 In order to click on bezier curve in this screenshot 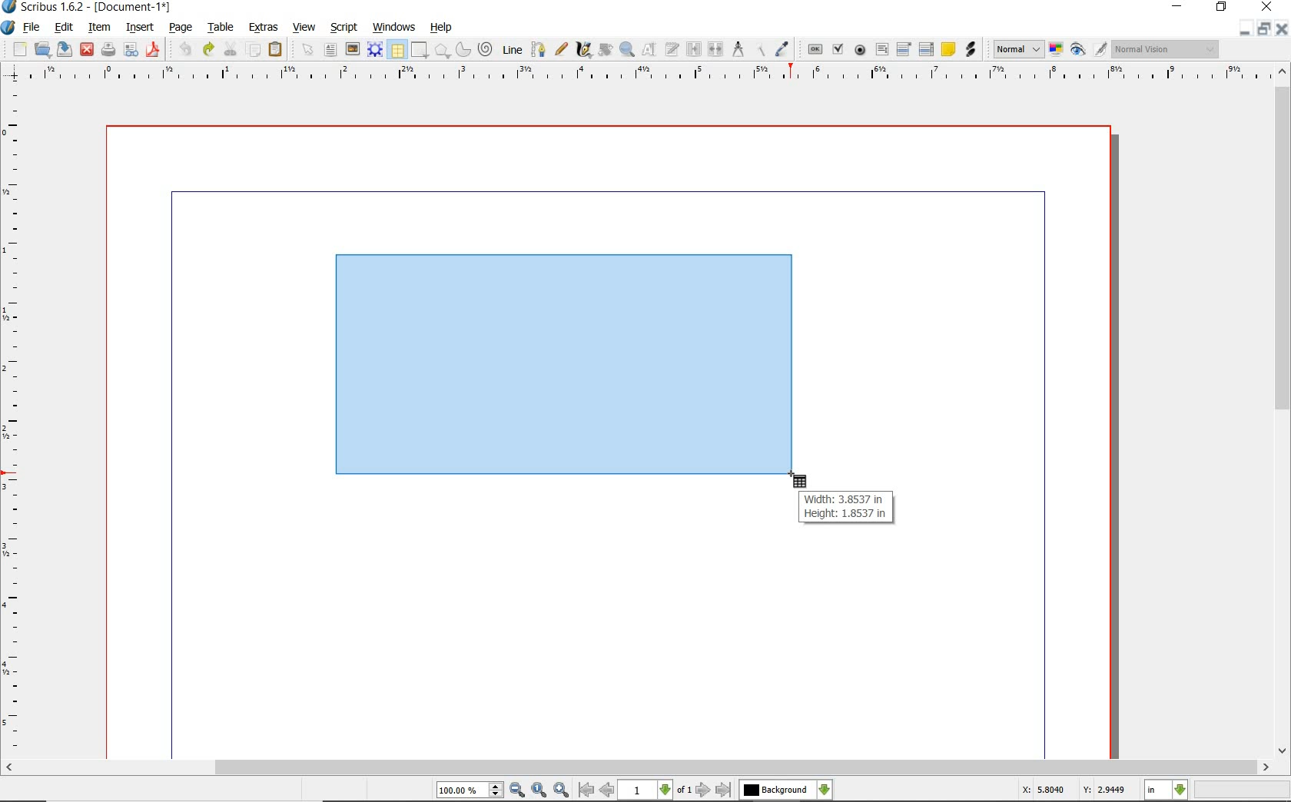, I will do `click(538, 49)`.